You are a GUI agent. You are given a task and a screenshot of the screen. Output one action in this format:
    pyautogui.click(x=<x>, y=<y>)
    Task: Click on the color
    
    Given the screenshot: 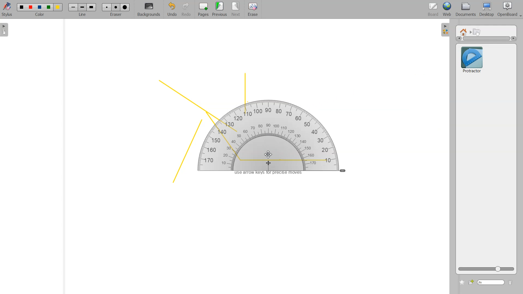 What is the action you would take?
    pyautogui.click(x=40, y=15)
    